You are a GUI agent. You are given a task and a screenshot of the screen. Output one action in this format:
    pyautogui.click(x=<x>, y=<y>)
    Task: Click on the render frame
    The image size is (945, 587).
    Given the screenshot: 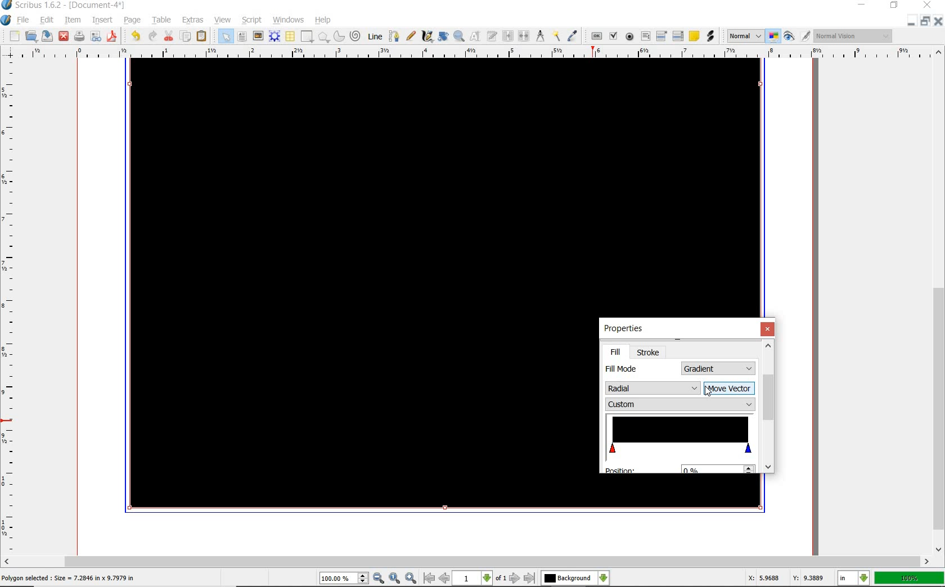 What is the action you would take?
    pyautogui.click(x=276, y=37)
    